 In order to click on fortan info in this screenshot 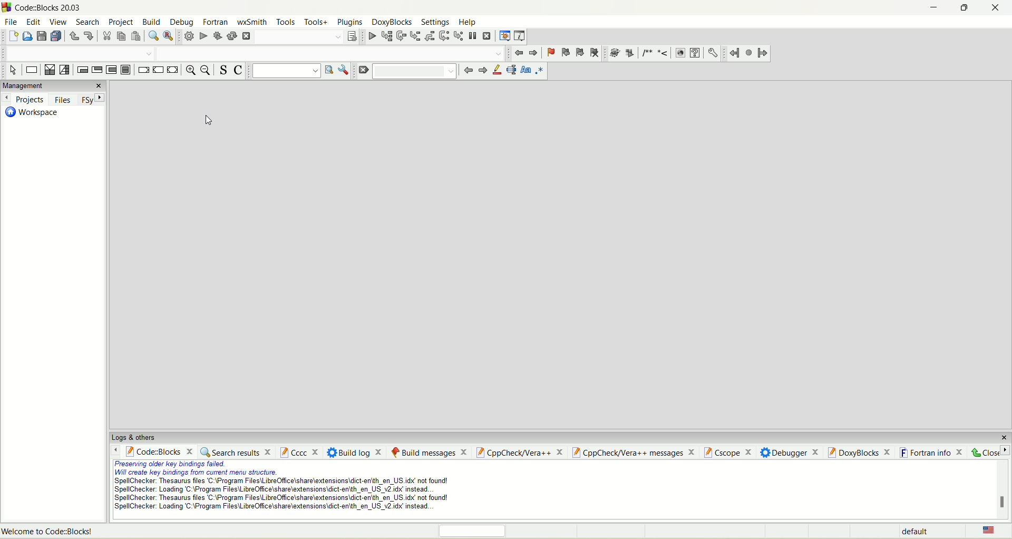, I will do `click(932, 451)`.